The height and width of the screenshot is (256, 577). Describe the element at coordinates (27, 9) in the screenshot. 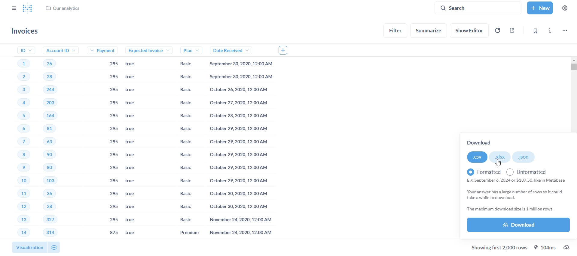

I see `Metabase logo` at that location.